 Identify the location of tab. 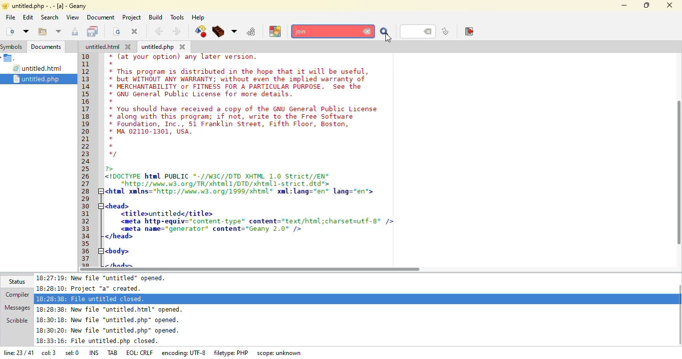
(113, 352).